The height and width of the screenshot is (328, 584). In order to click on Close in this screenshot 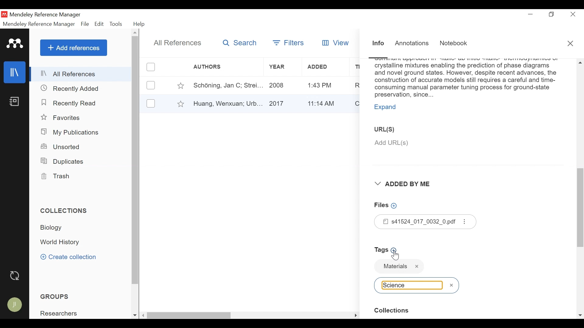, I will do `click(574, 14)`.